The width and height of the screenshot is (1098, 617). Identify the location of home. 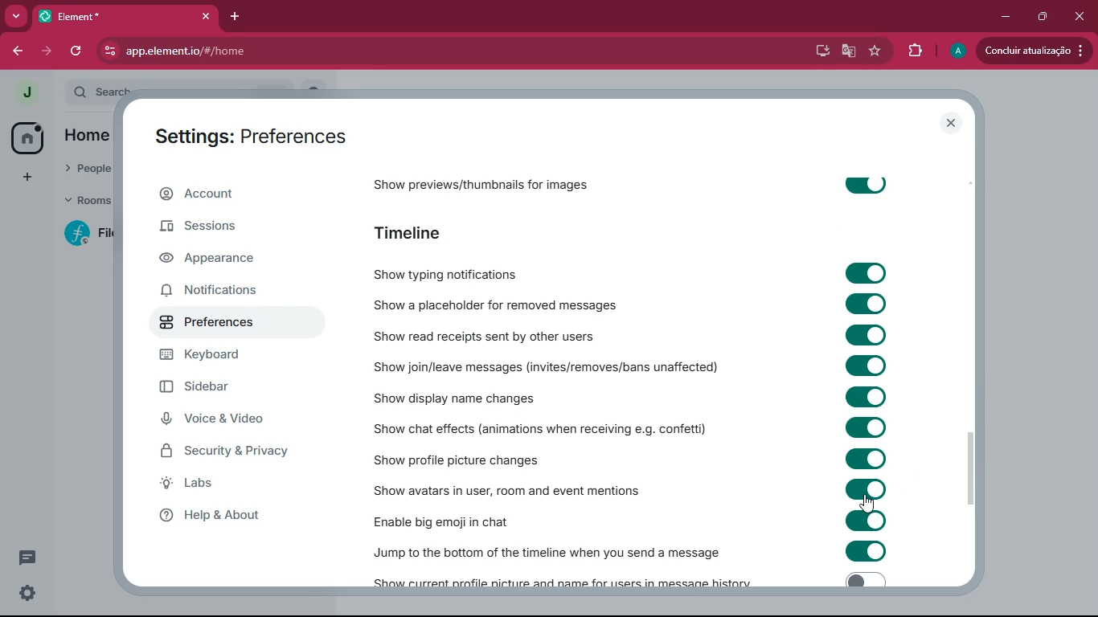
(94, 134).